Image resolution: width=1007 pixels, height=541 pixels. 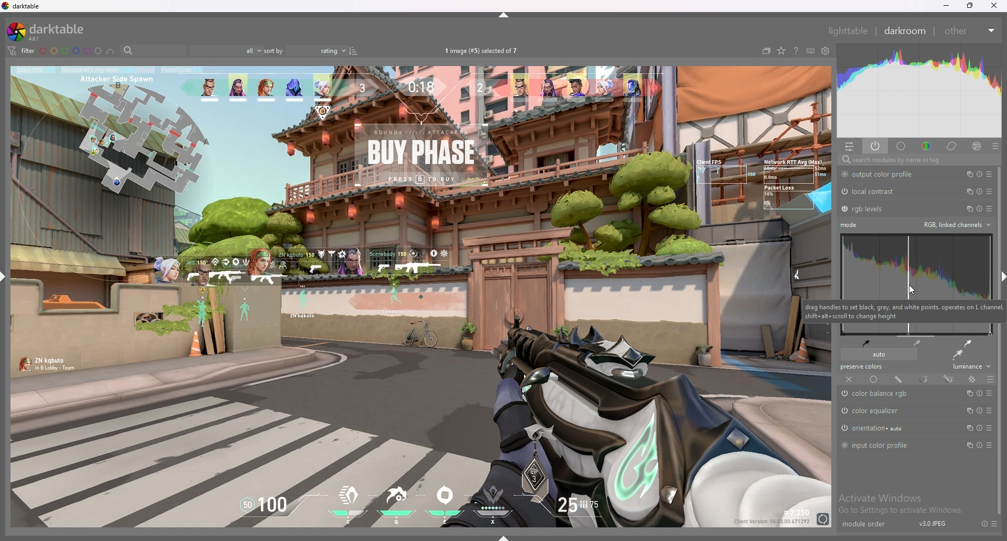 I want to click on Switched on, so click(x=842, y=428).